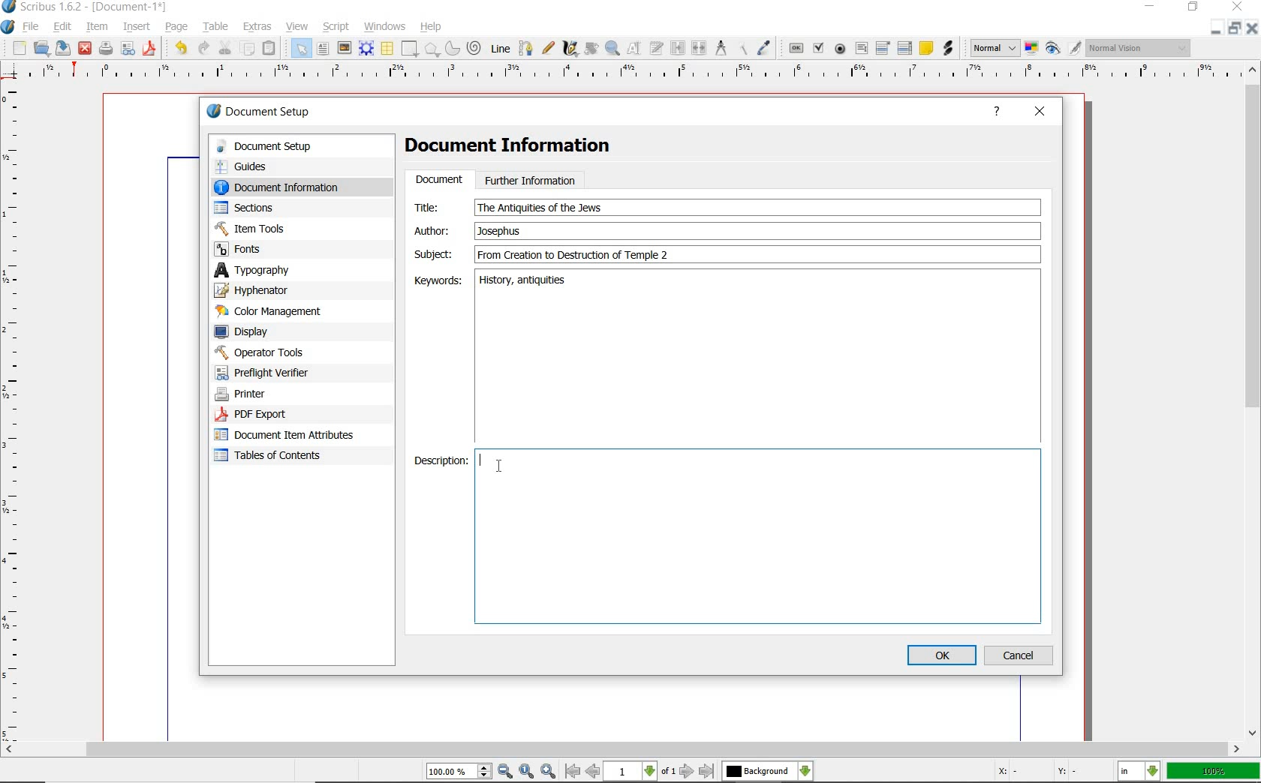 This screenshot has width=1261, height=783. What do you see at coordinates (1217, 26) in the screenshot?
I see `close/restore/minimize` at bounding box center [1217, 26].